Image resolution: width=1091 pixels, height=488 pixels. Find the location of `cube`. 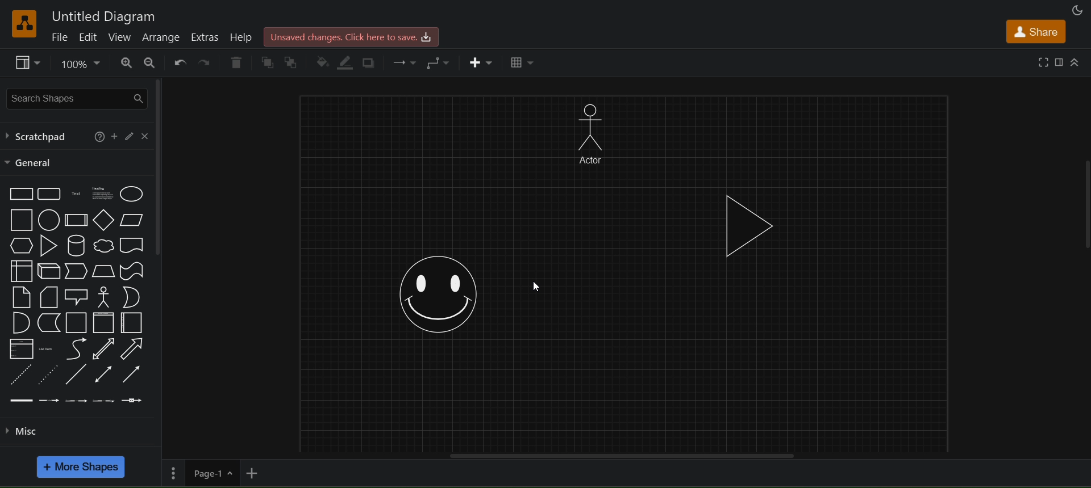

cube is located at coordinates (47, 271).